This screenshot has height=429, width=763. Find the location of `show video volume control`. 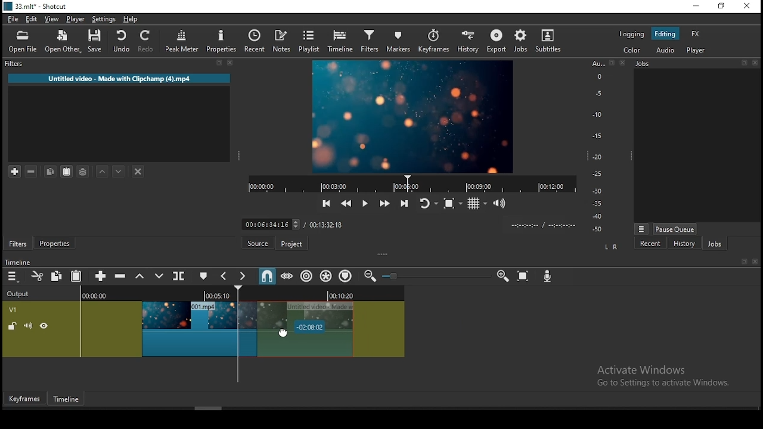

show video volume control is located at coordinates (500, 200).